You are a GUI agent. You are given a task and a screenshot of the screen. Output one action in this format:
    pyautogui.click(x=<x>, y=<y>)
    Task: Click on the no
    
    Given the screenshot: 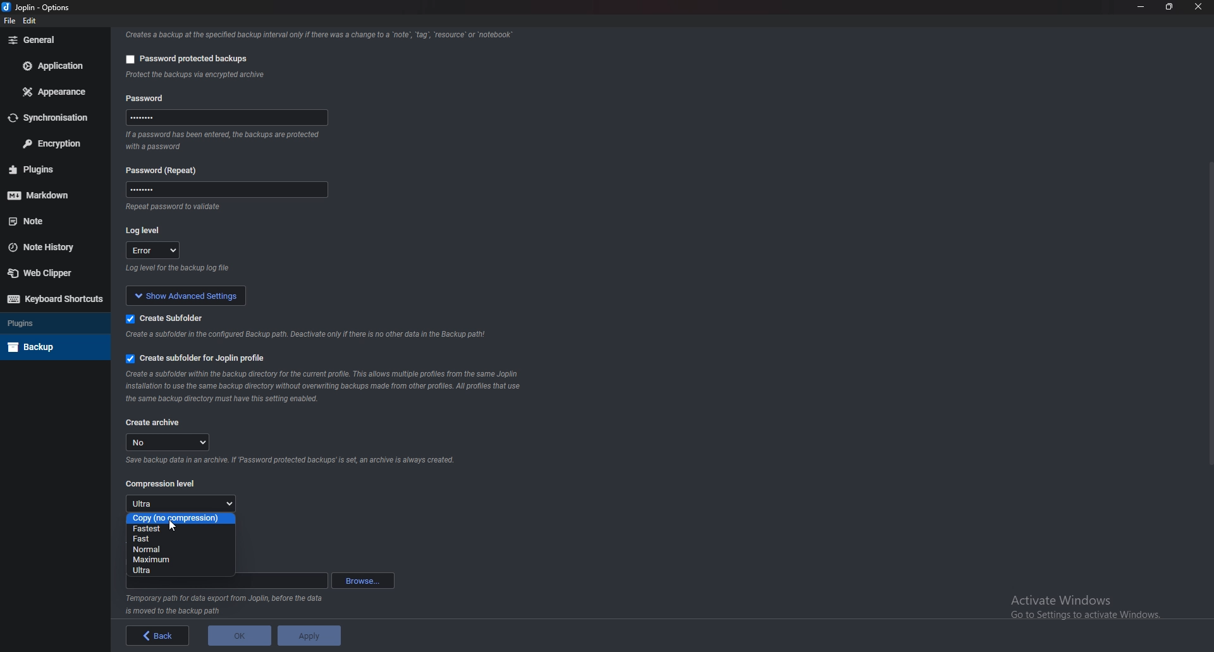 What is the action you would take?
    pyautogui.click(x=171, y=442)
    